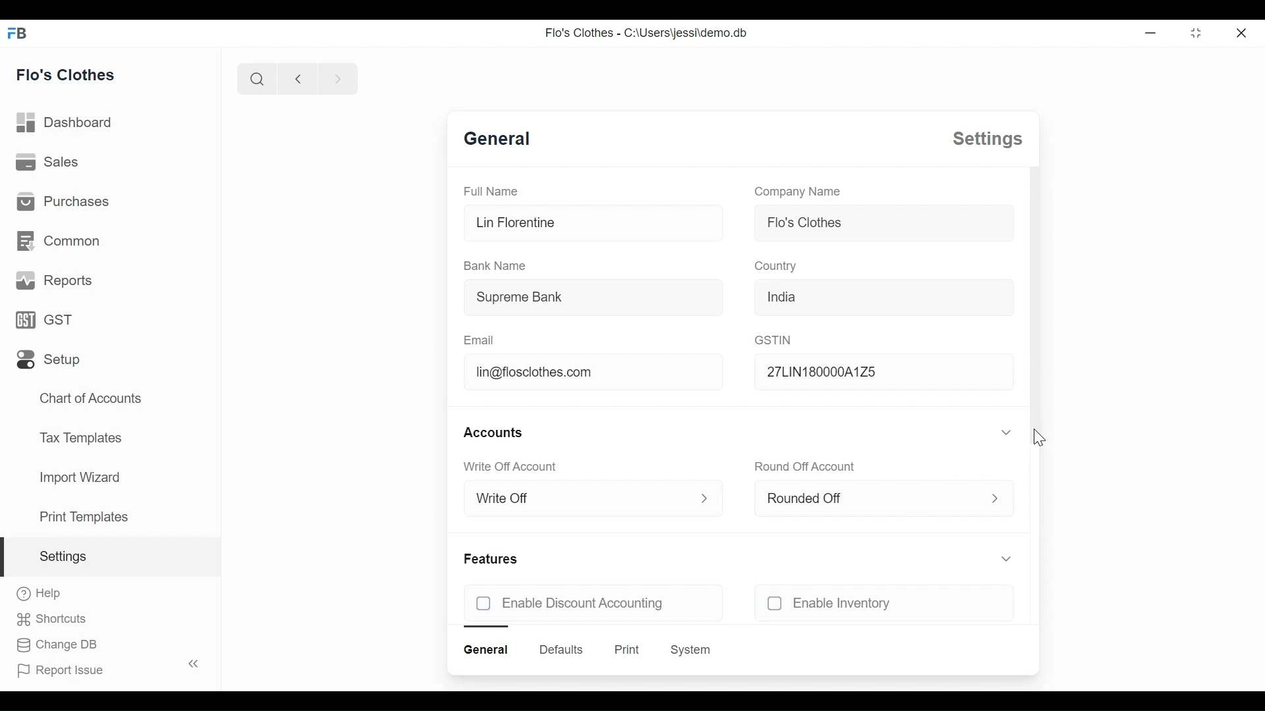 Image resolution: width=1265 pixels, height=711 pixels. What do you see at coordinates (880, 373) in the screenshot?
I see `27LIN180000A1Z5` at bounding box center [880, 373].